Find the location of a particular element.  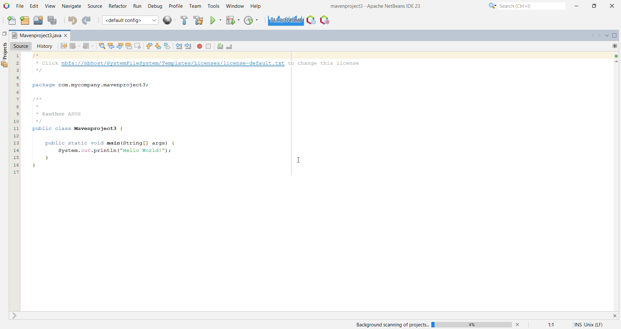

Debug Project is located at coordinates (232, 20).